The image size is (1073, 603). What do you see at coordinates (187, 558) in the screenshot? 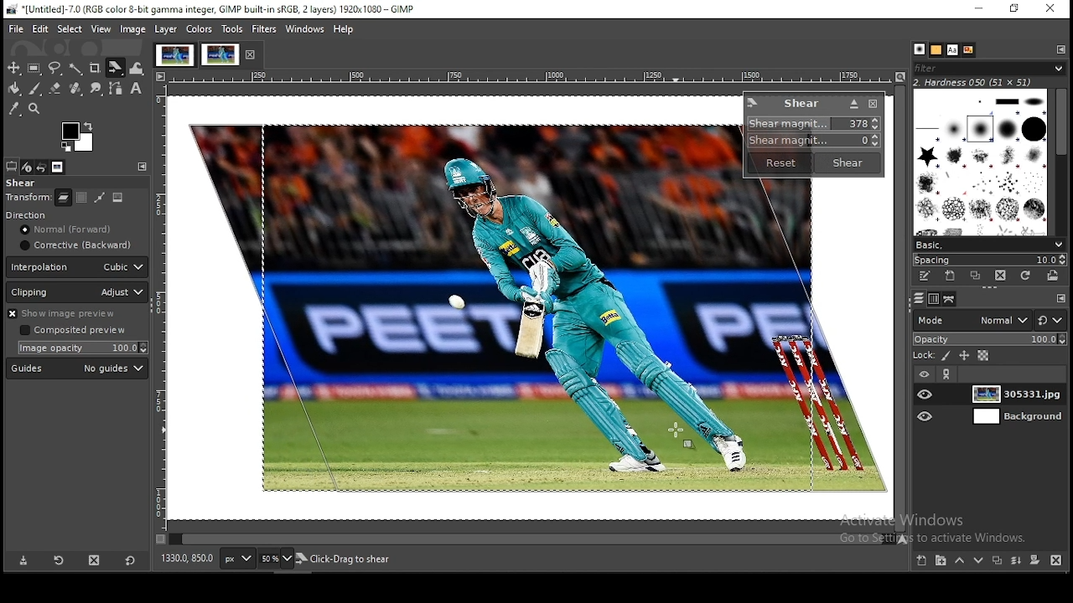
I see `576.0, 236.0` at bounding box center [187, 558].